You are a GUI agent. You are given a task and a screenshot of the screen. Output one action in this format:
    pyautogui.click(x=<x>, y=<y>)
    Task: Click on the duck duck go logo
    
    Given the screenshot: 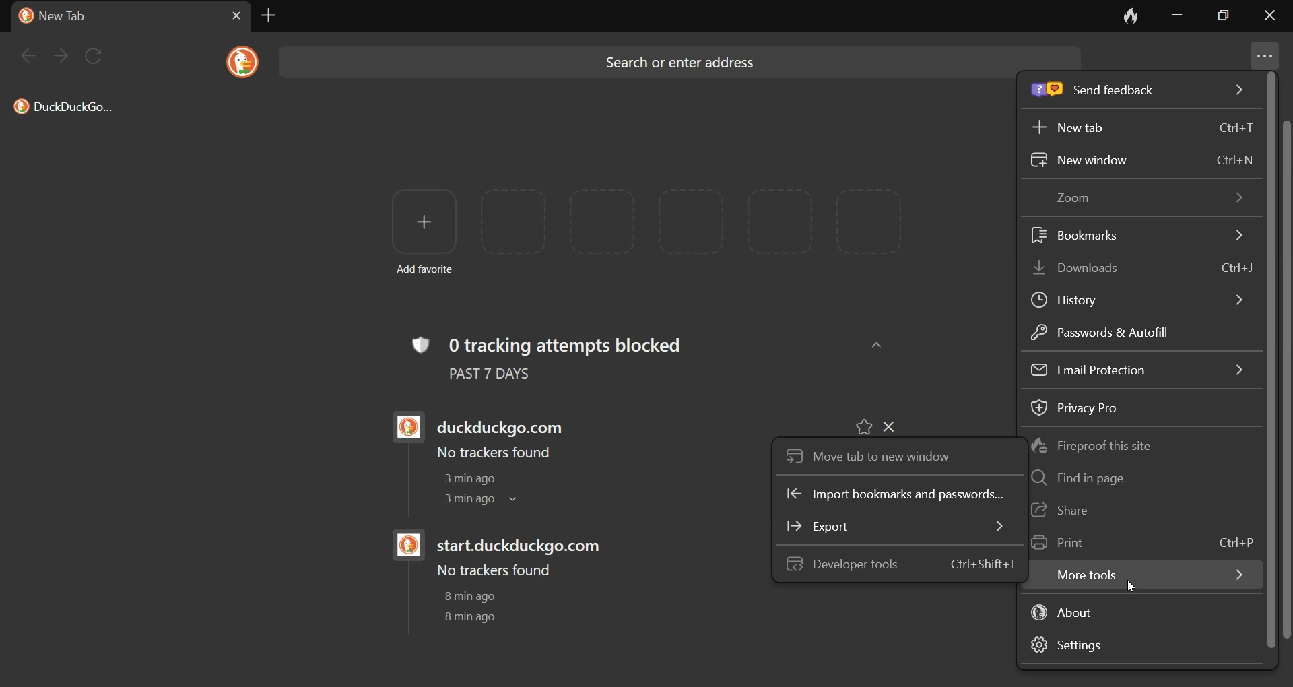 What is the action you would take?
    pyautogui.click(x=240, y=61)
    